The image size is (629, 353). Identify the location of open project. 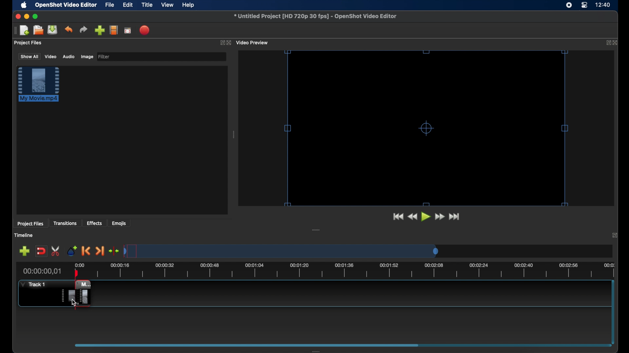
(38, 30).